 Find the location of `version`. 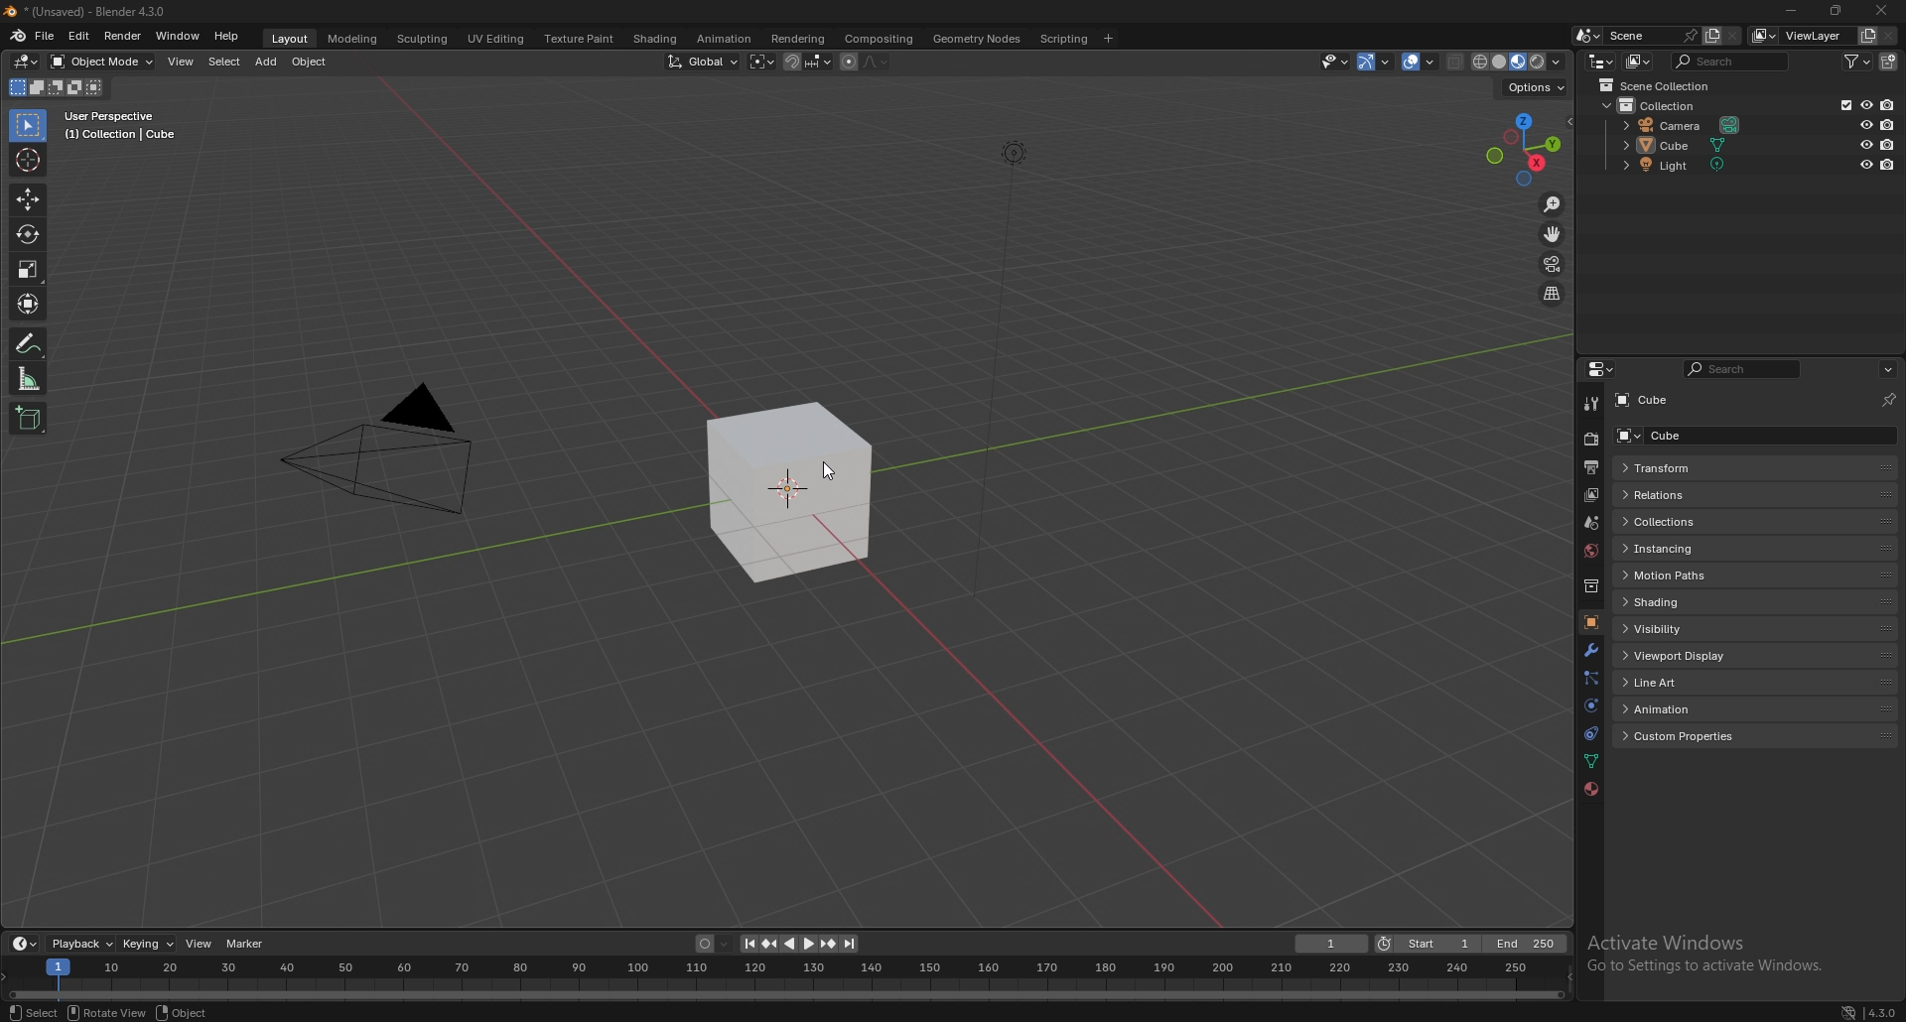

version is located at coordinates (1882, 1012).